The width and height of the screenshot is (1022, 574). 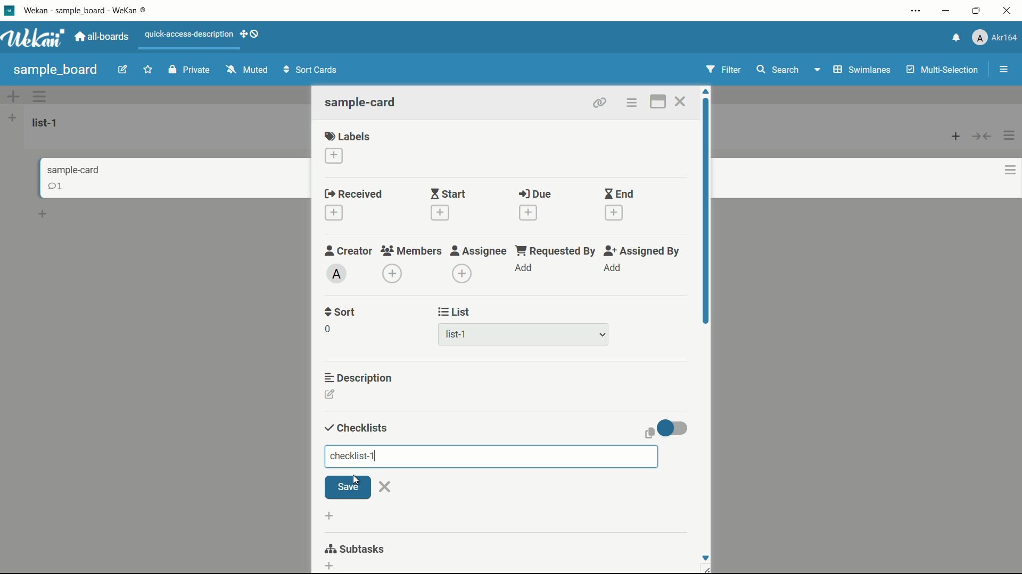 What do you see at coordinates (329, 516) in the screenshot?
I see `add list` at bounding box center [329, 516].